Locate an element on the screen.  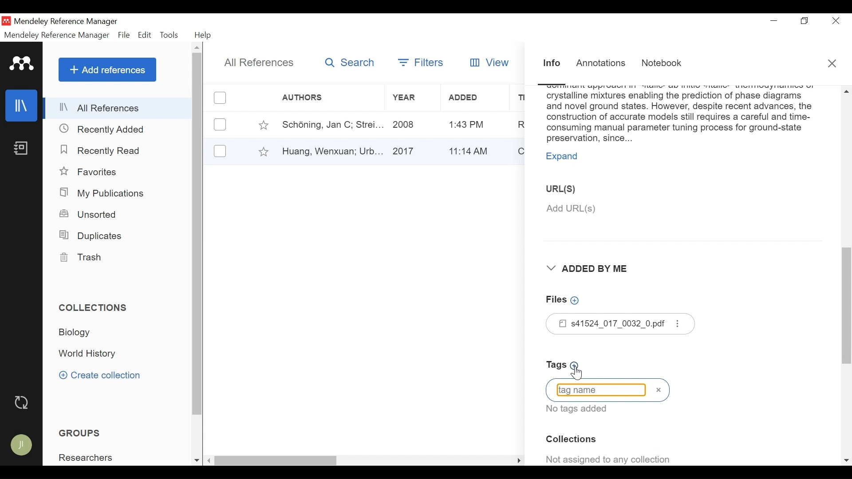
Collections is located at coordinates (94, 308).